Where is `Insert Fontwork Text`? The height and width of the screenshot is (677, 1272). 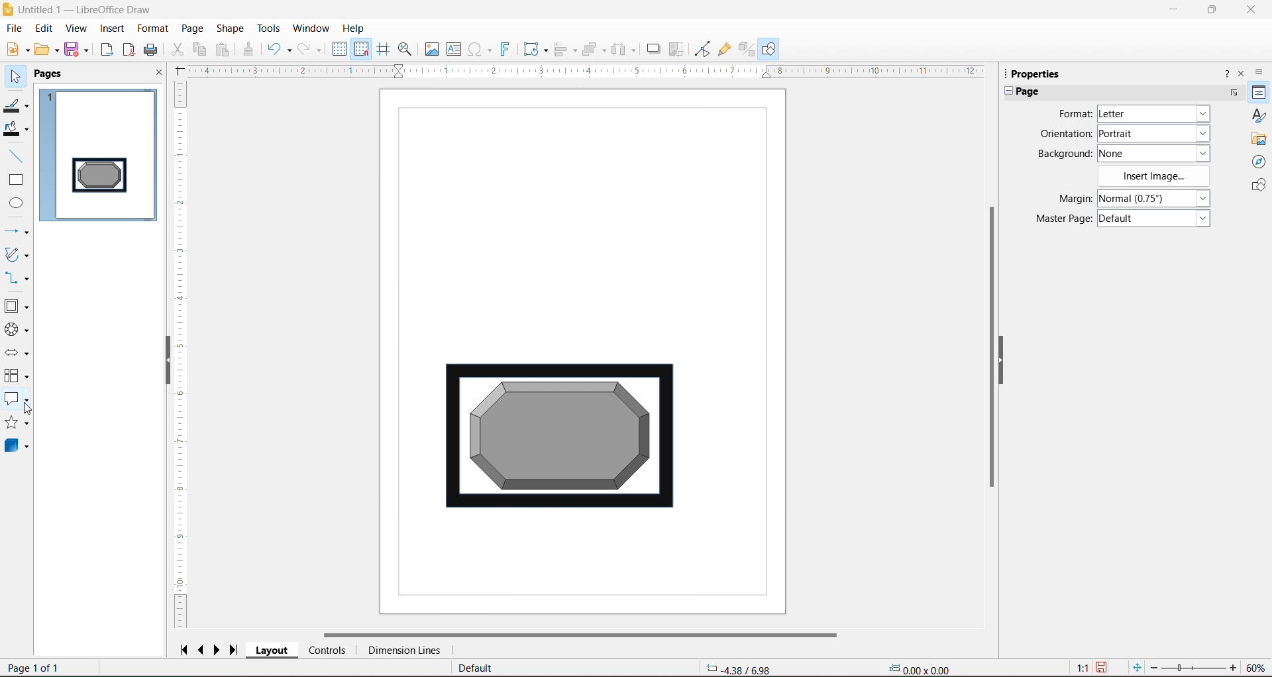 Insert Fontwork Text is located at coordinates (506, 50).